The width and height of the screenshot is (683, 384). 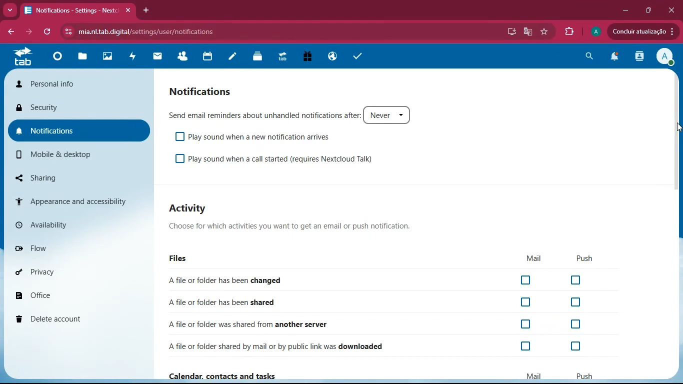 I want to click on file downloaded, so click(x=271, y=346).